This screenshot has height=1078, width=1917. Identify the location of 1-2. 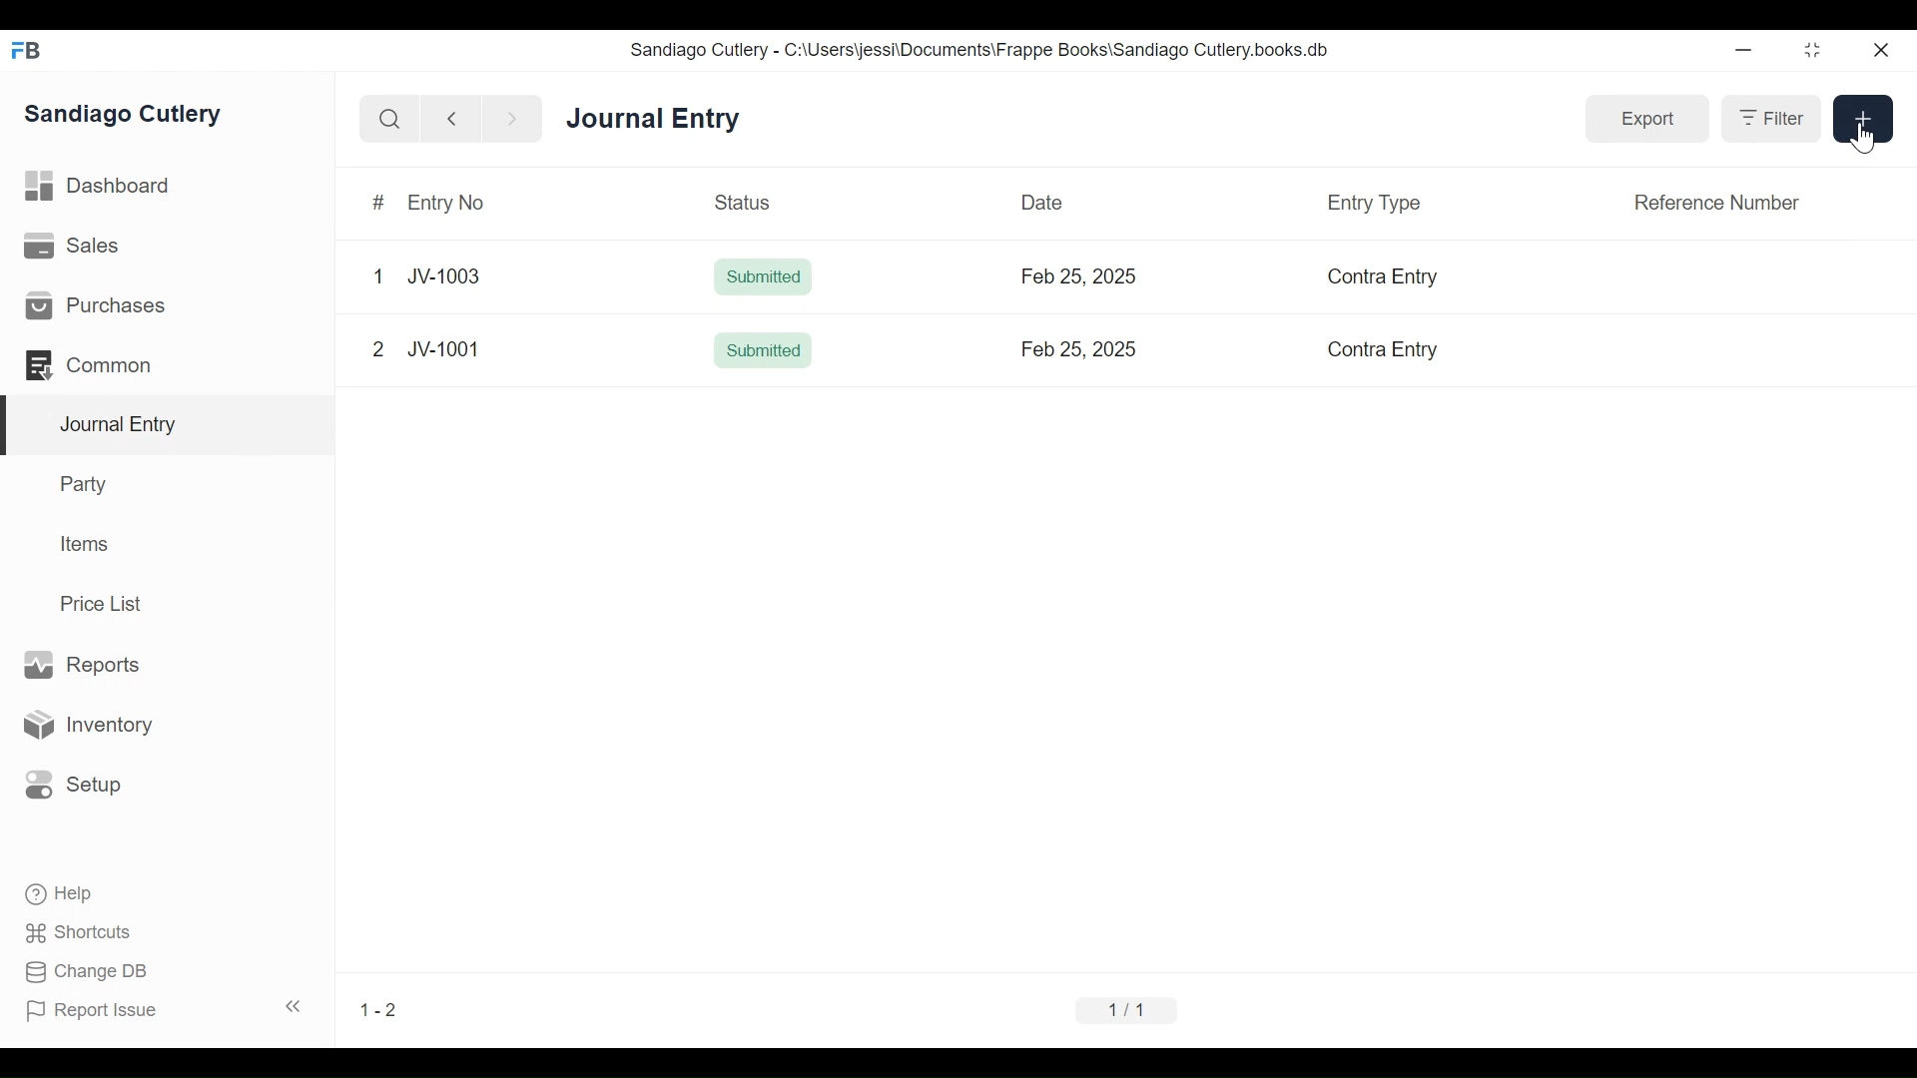
(378, 1010).